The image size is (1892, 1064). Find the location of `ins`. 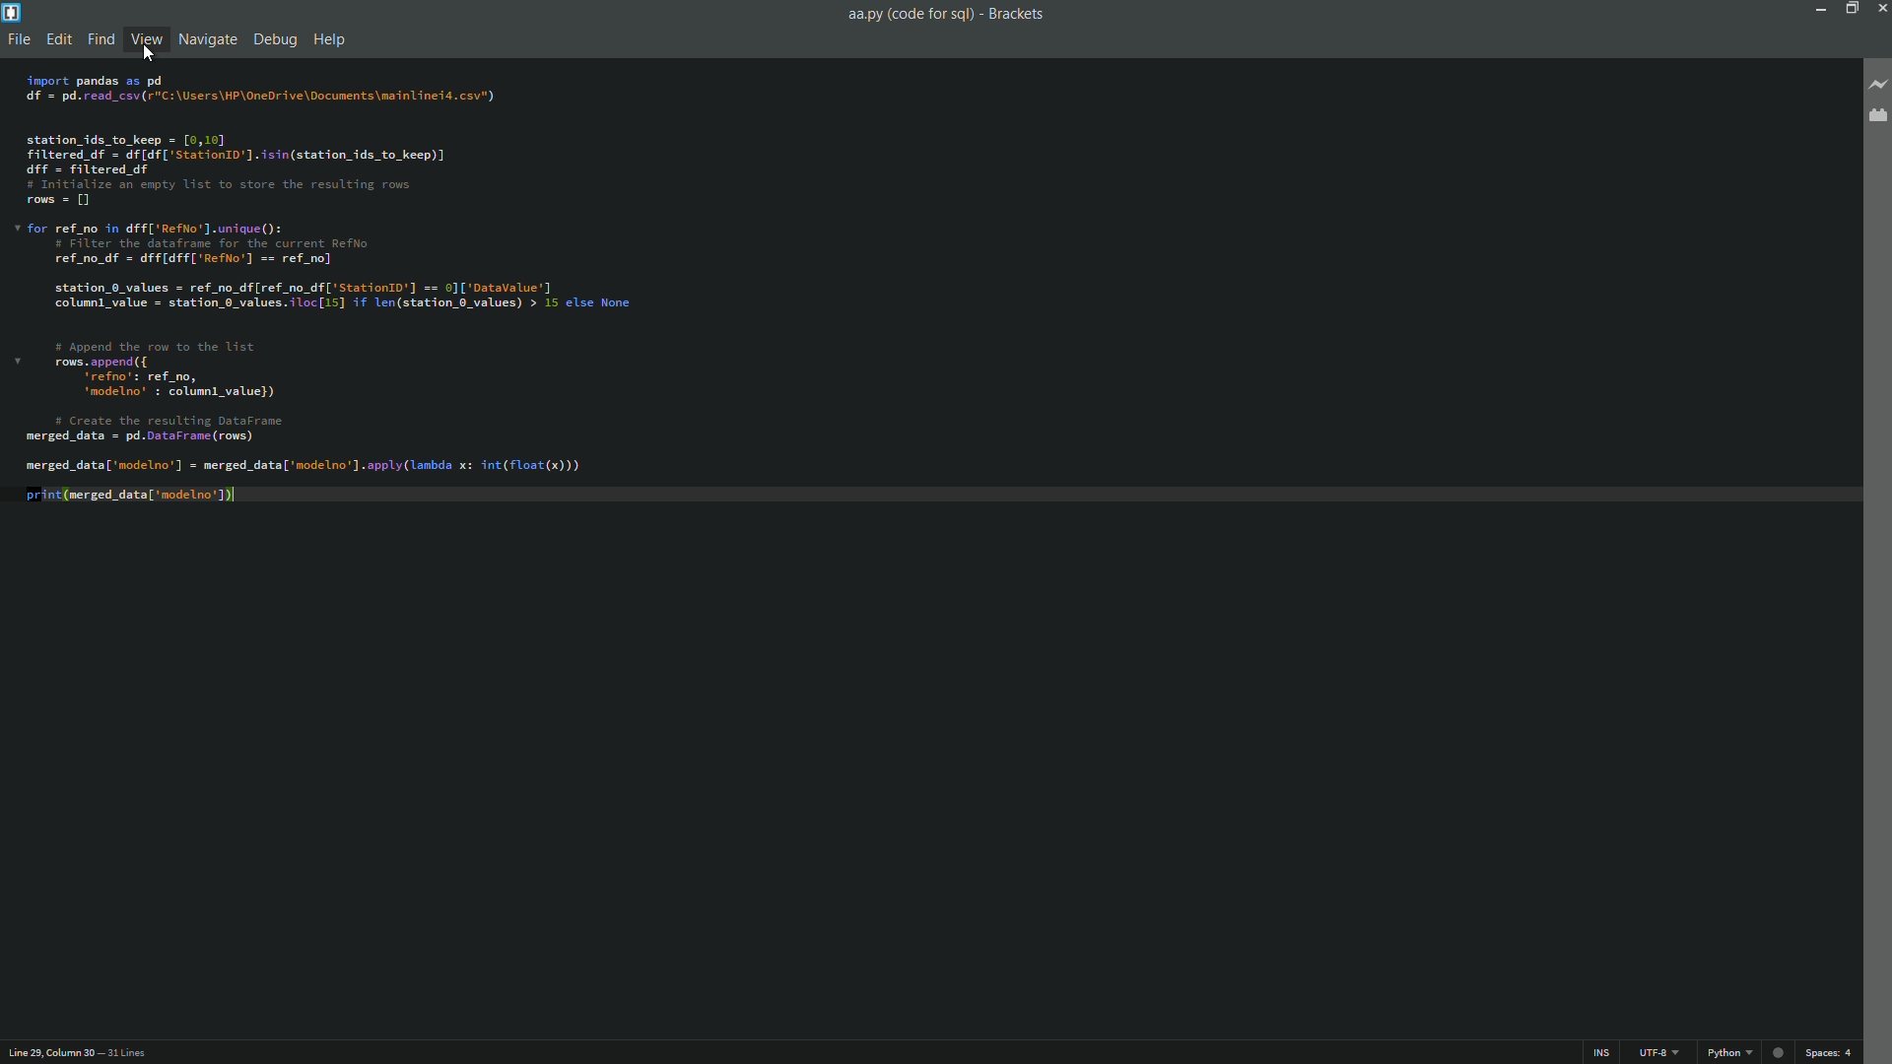

ins is located at coordinates (1605, 1051).